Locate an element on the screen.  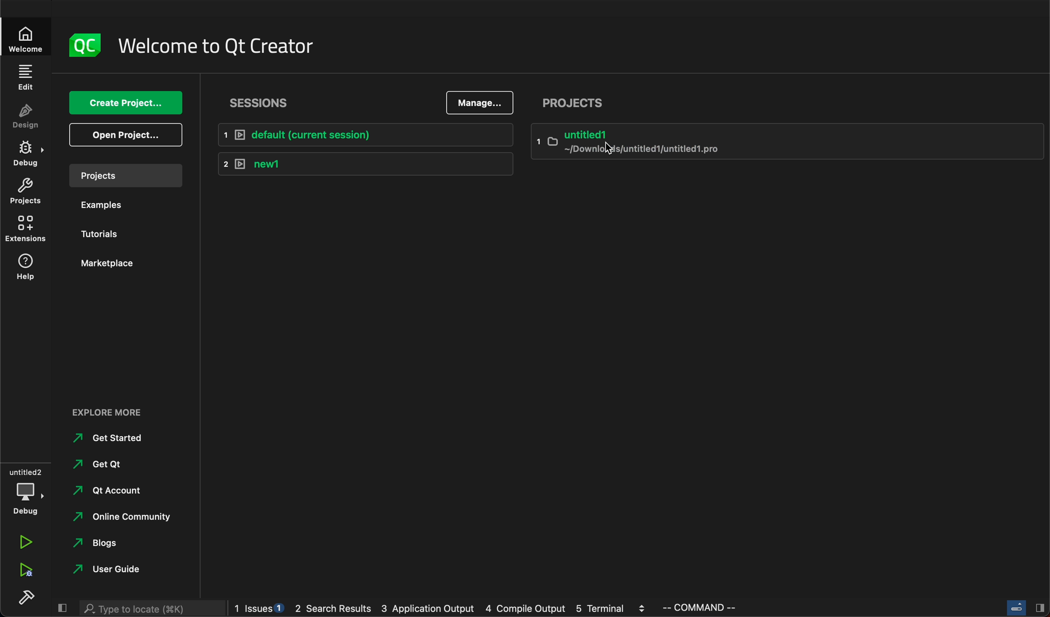
examples is located at coordinates (117, 204).